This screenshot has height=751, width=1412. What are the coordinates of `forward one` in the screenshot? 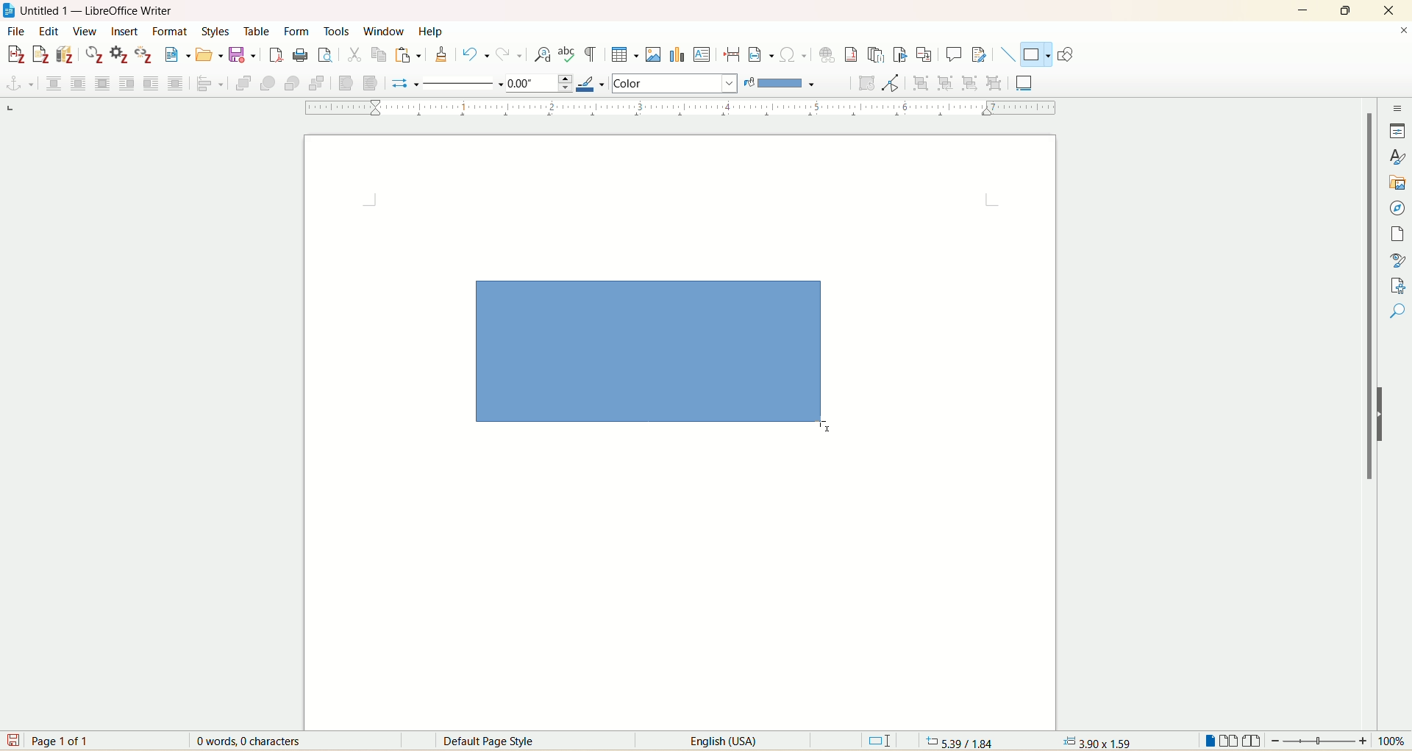 It's located at (268, 85).